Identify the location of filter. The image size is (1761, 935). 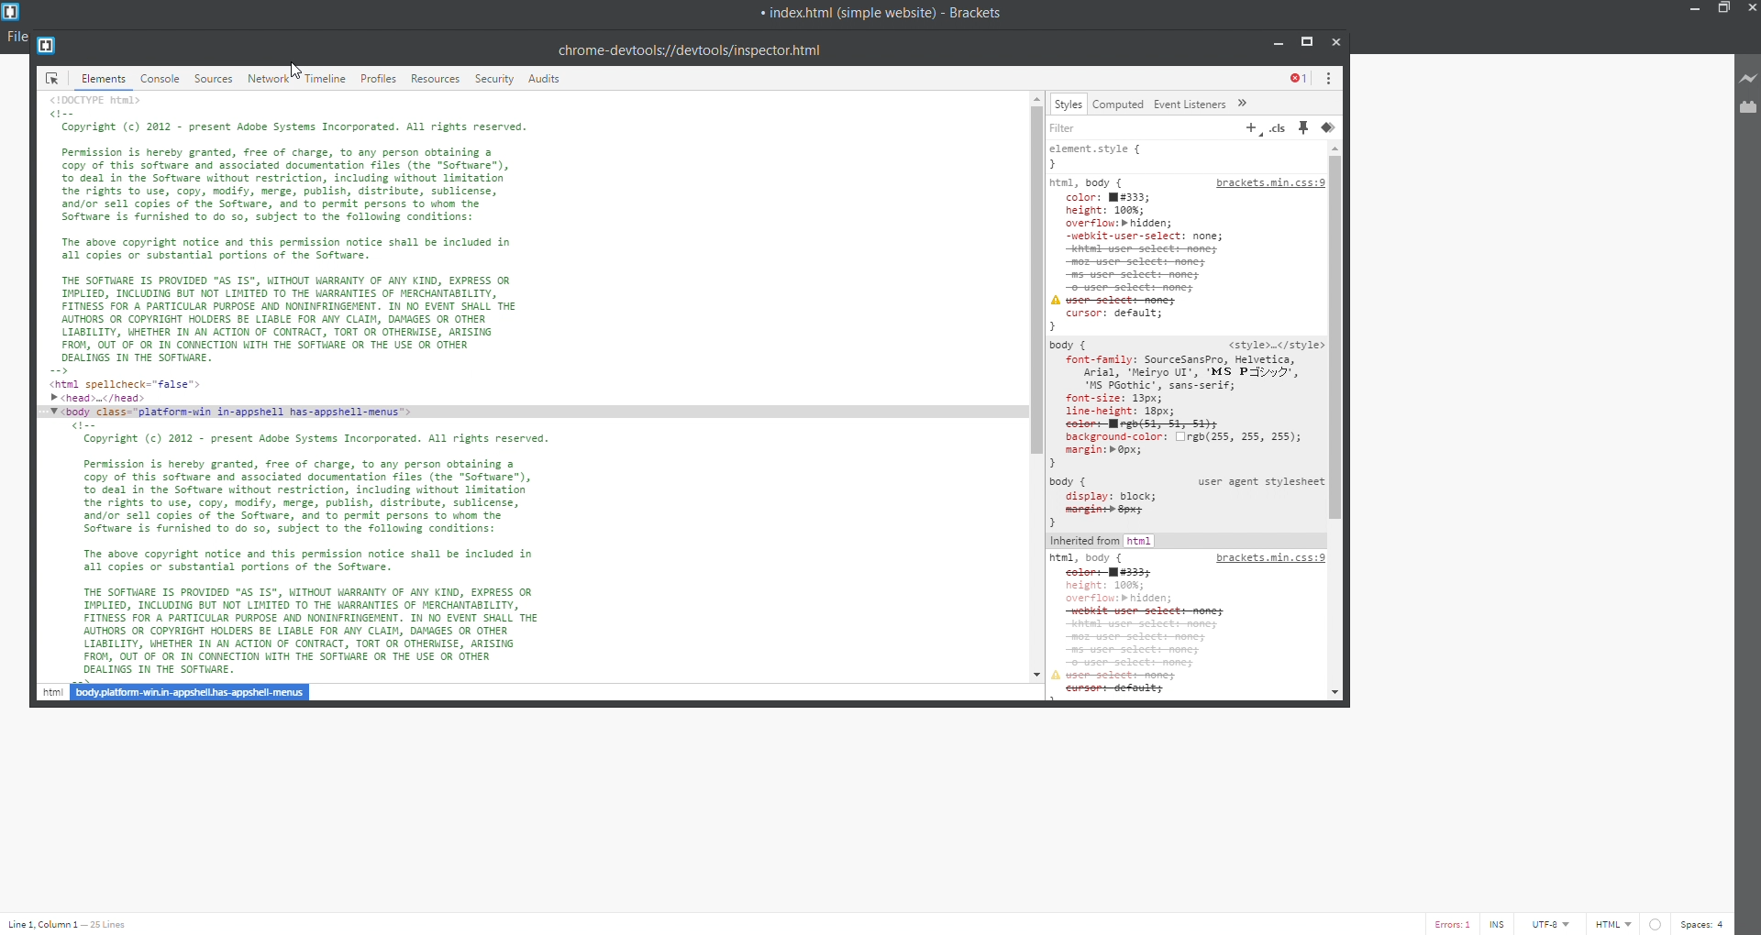
(1069, 128).